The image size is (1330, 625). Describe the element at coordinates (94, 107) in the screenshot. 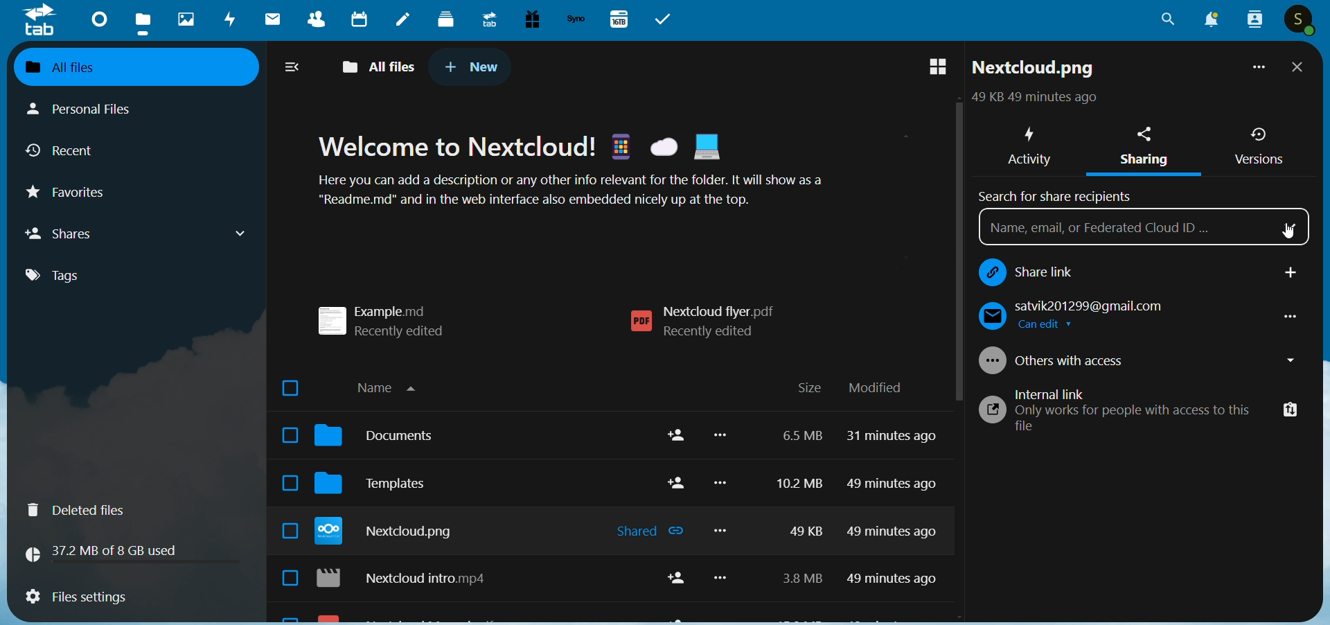

I see `personal files` at that location.